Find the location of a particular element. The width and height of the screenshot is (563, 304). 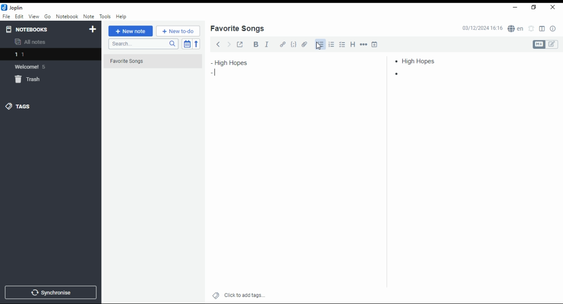

bullets is located at coordinates (320, 45).